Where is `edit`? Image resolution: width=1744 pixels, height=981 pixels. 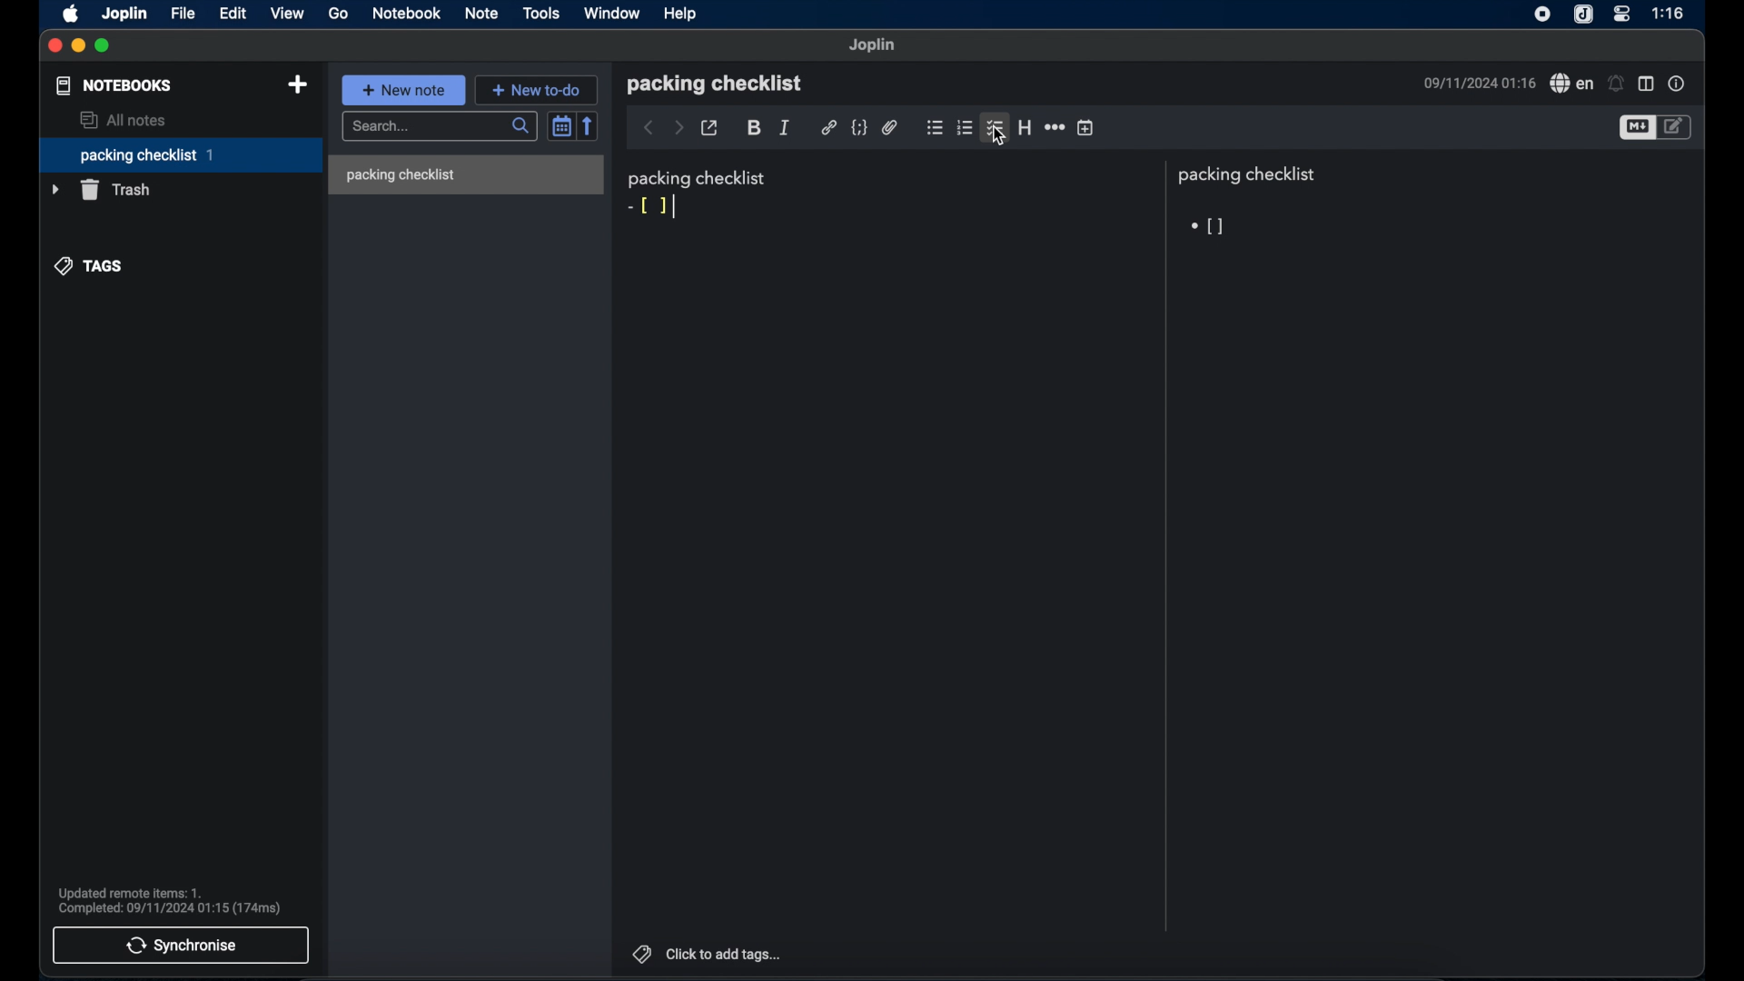
edit is located at coordinates (233, 13).